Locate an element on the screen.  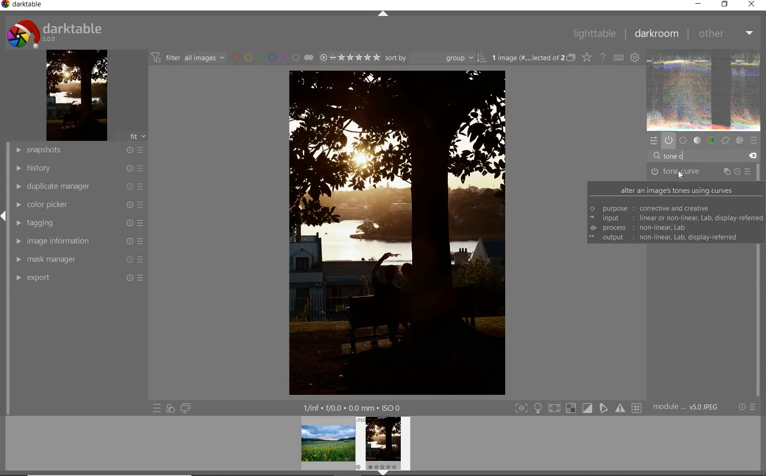
expand/collapse is located at coordinates (384, 16).